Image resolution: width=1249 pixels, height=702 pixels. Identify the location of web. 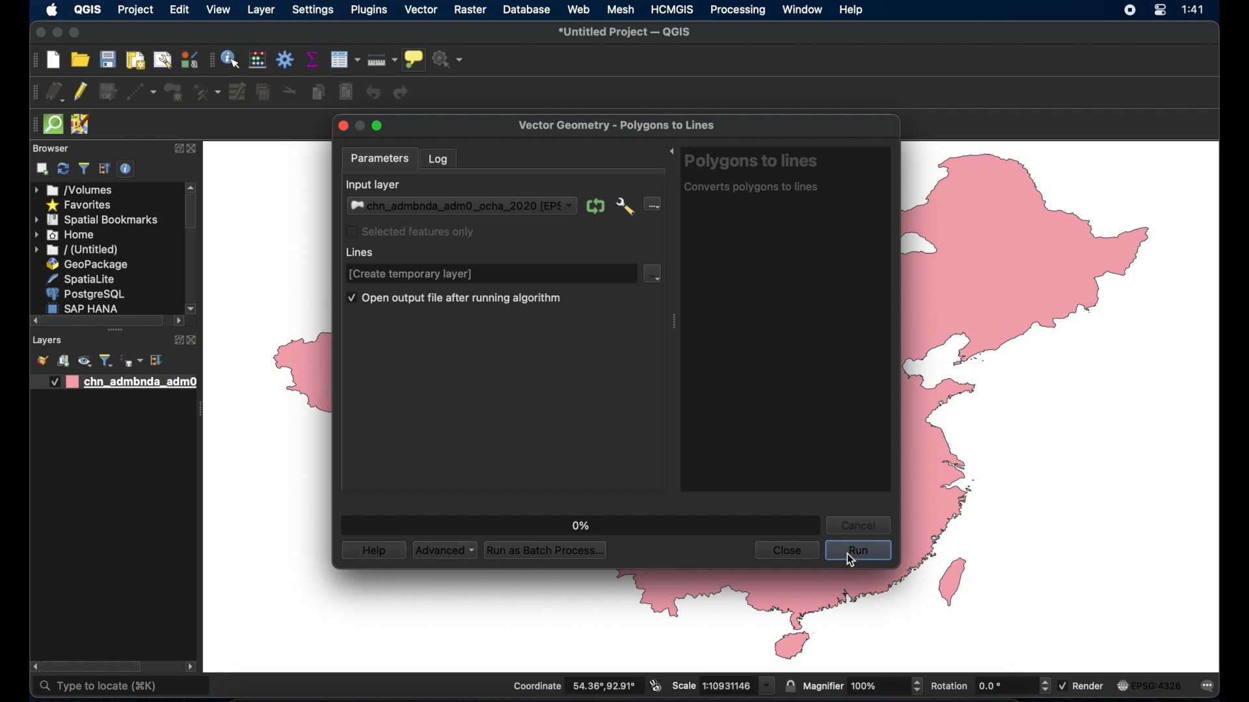
(578, 10).